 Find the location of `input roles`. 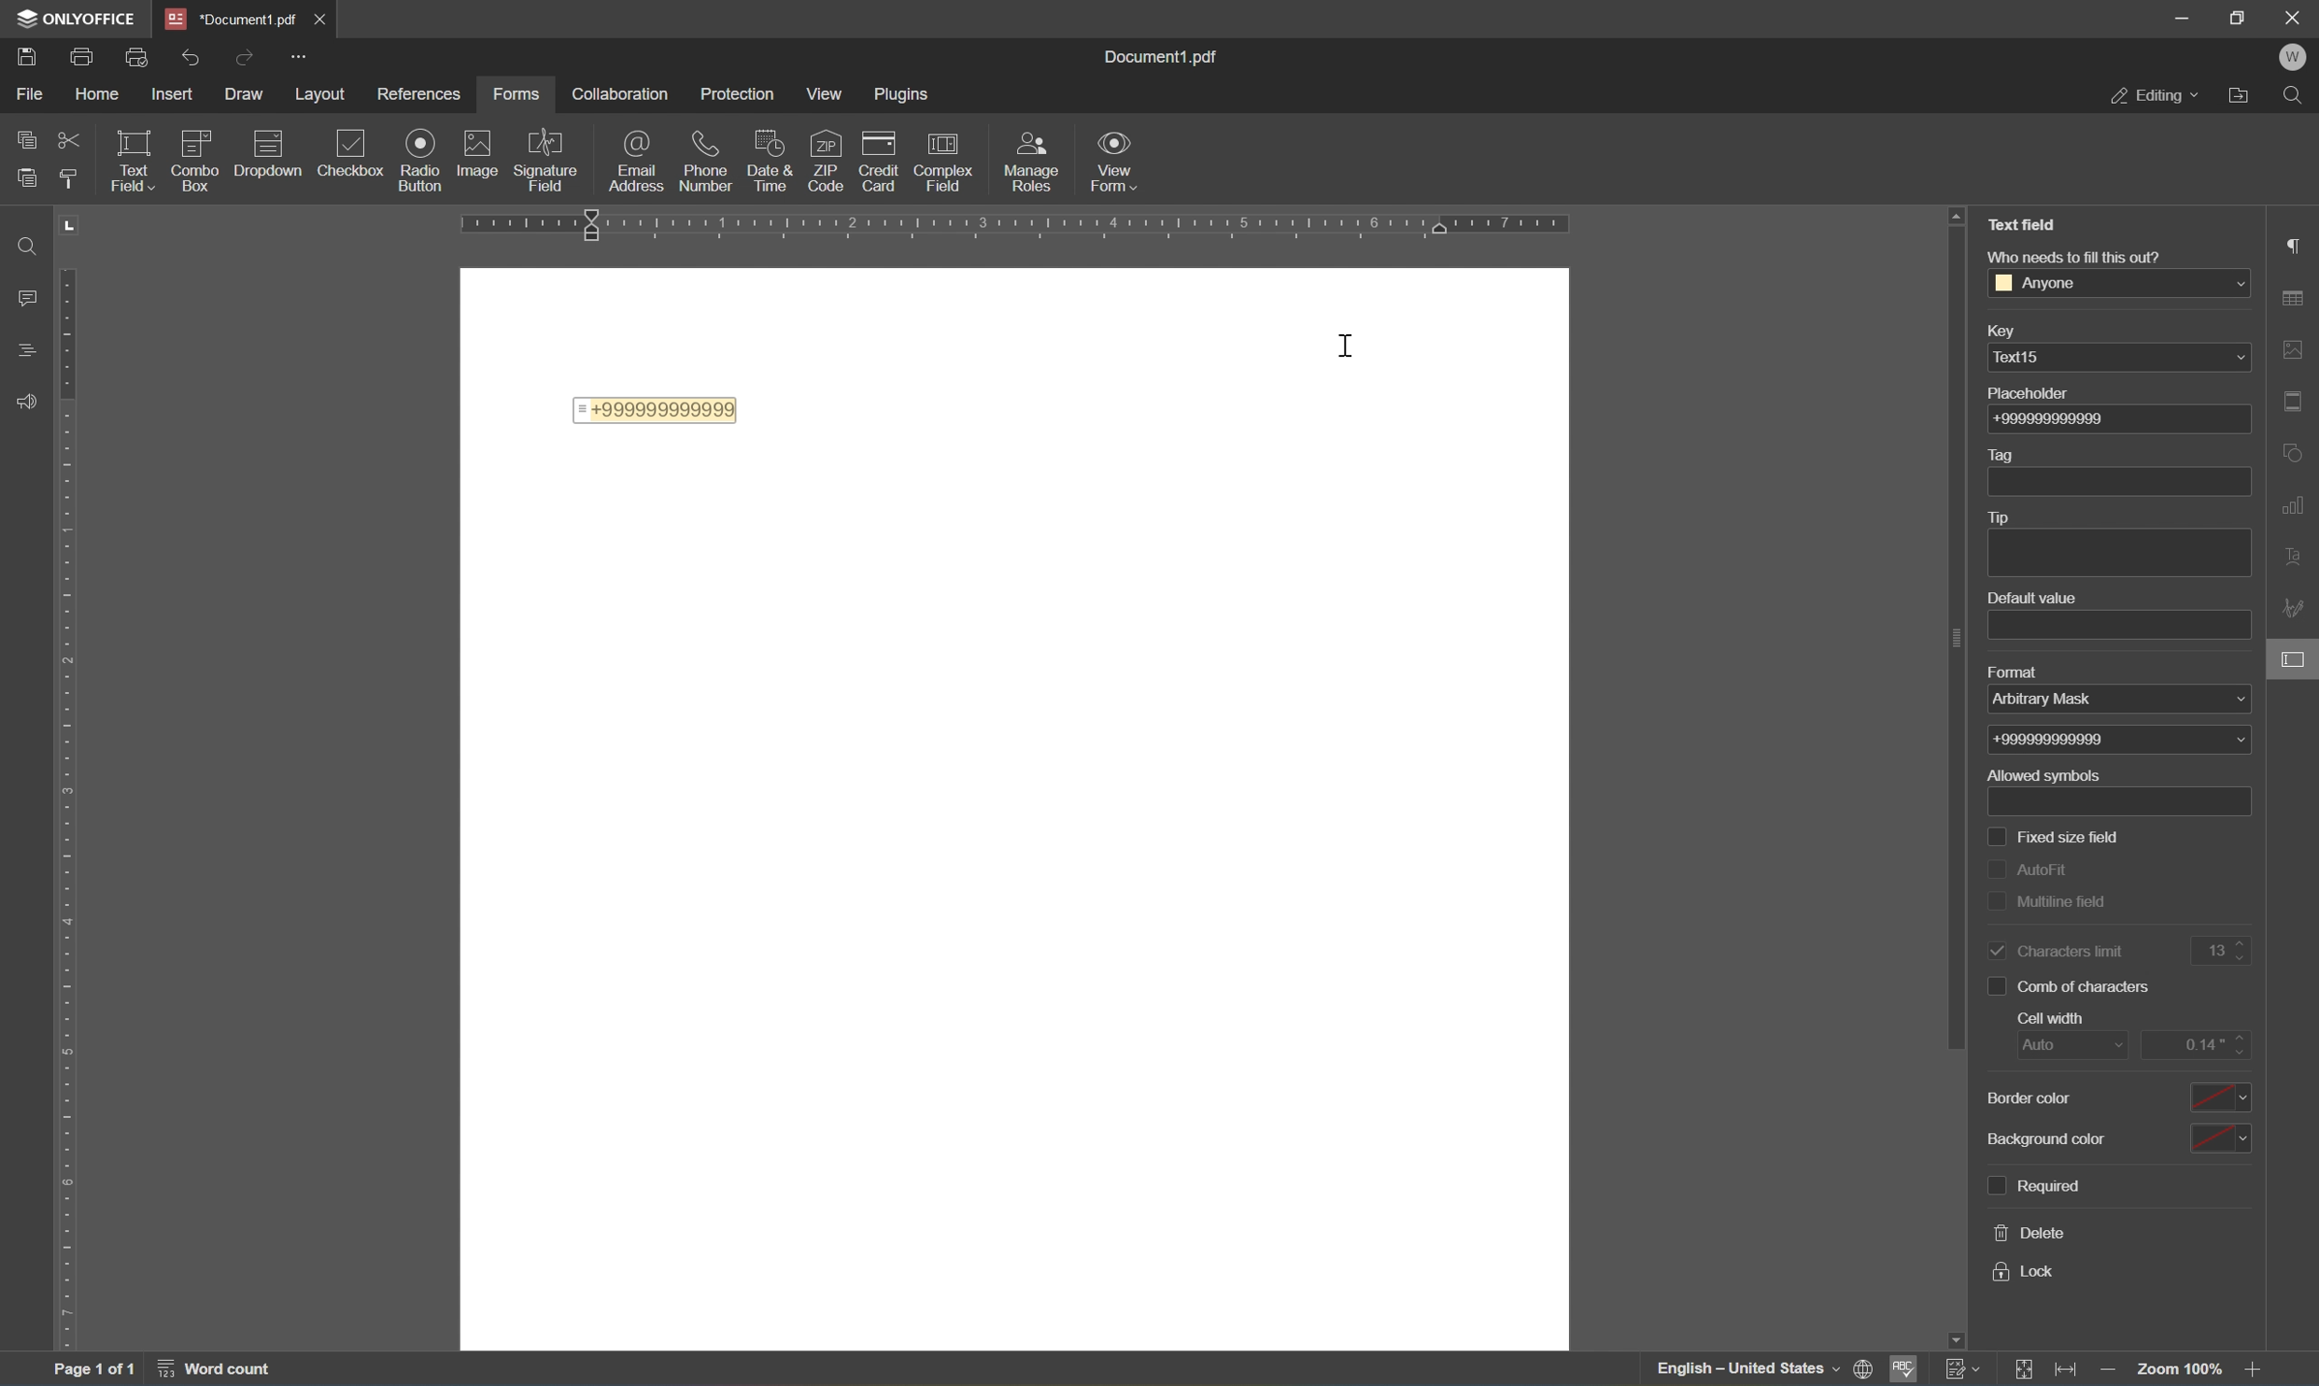

input roles is located at coordinates (1036, 162).